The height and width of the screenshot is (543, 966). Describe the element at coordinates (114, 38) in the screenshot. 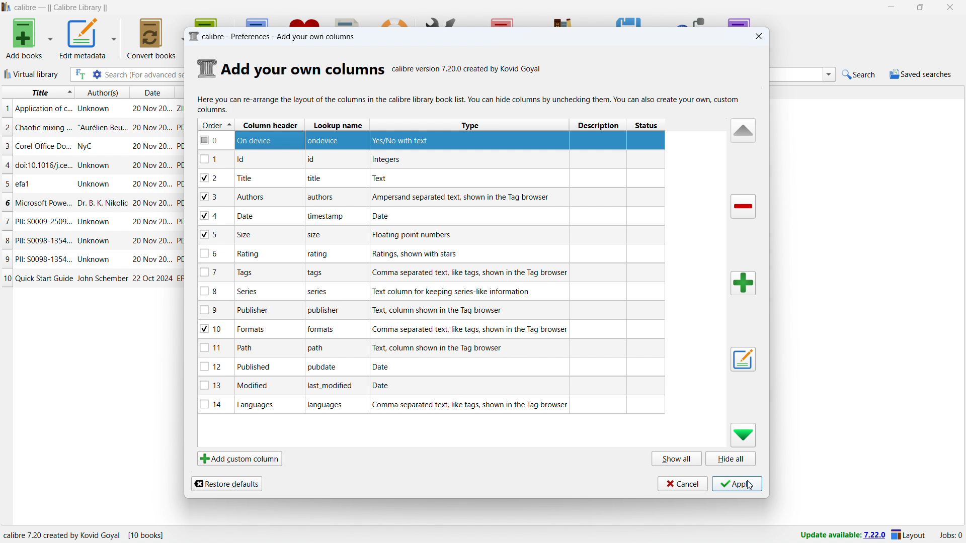

I see `edit metadata options` at that location.